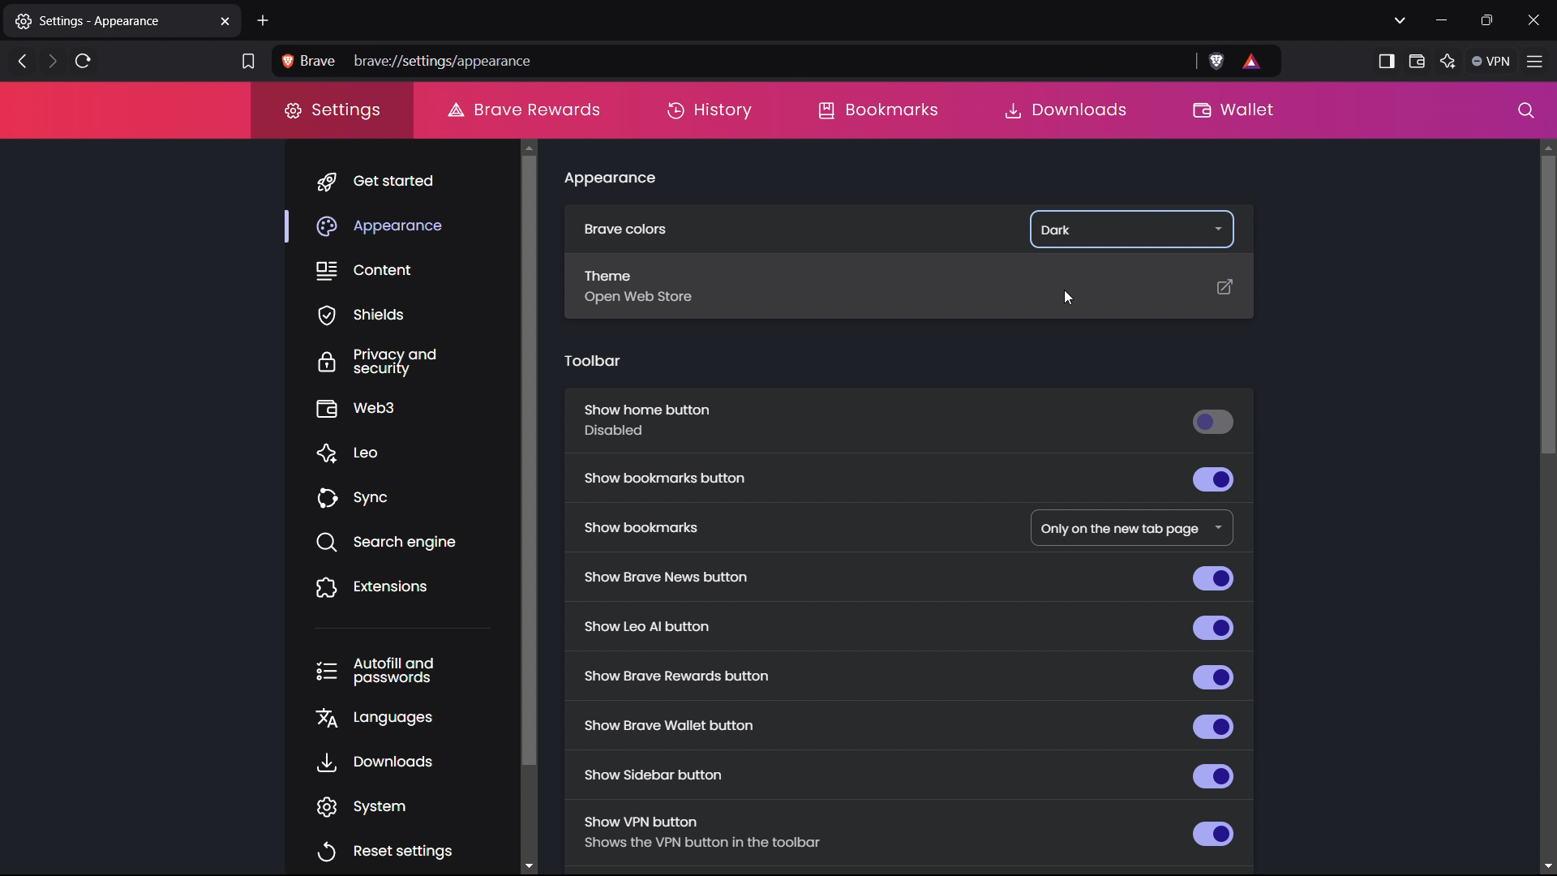  What do you see at coordinates (1064, 111) in the screenshot?
I see `downloads` at bounding box center [1064, 111].